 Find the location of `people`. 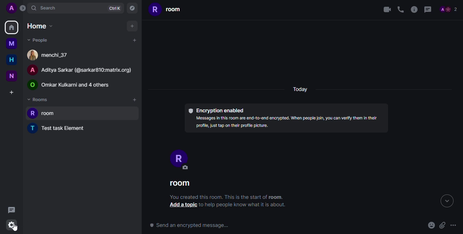

people is located at coordinates (448, 8).